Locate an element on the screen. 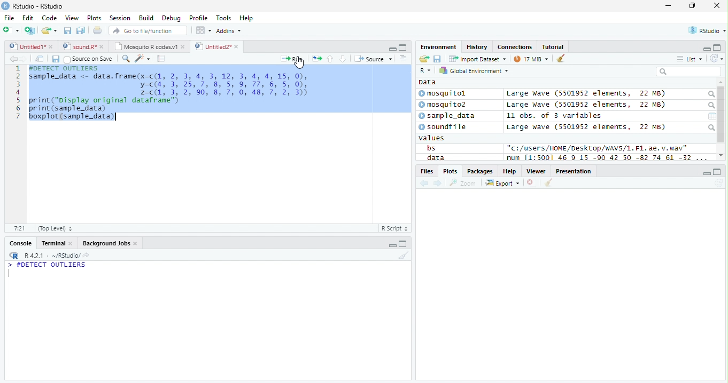 The image size is (728, 383). go forward is located at coordinates (438, 184).